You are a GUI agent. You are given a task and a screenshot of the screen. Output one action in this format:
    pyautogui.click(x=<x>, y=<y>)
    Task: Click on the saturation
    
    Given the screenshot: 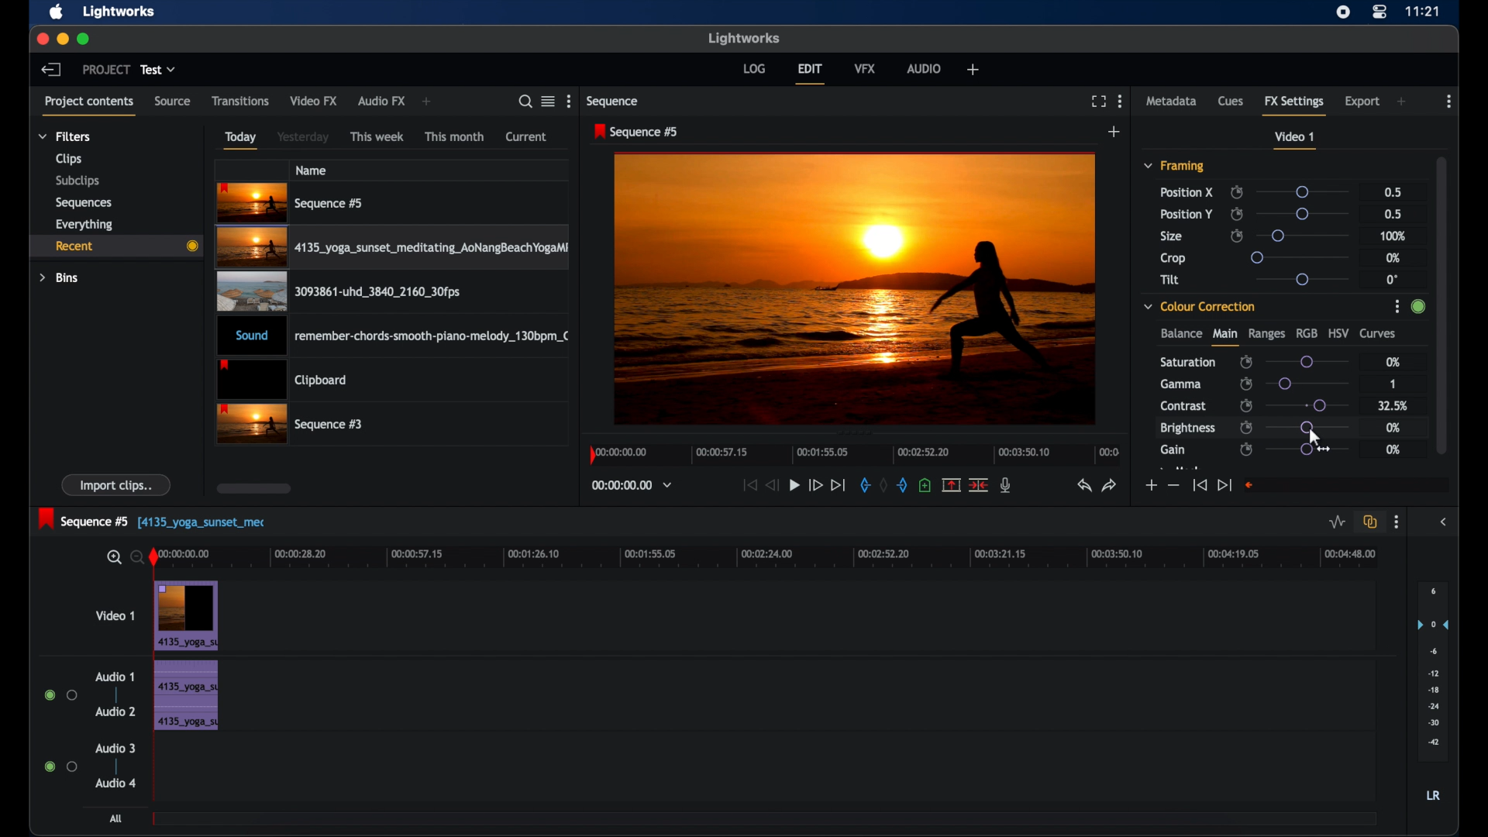 What is the action you would take?
    pyautogui.click(x=1187, y=362)
    